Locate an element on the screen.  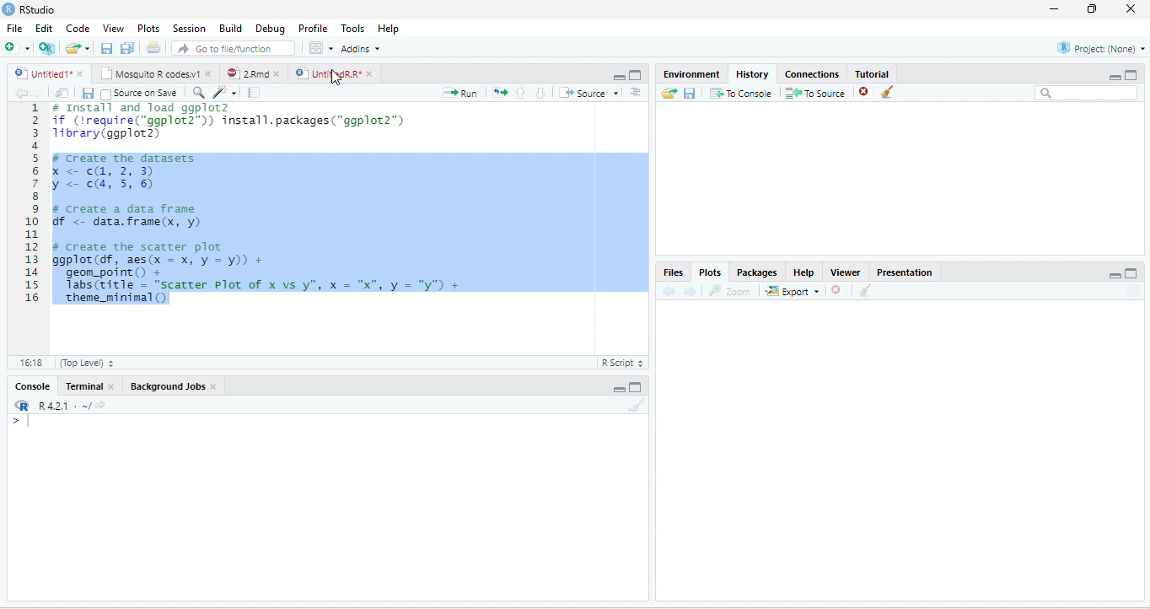
Help is located at coordinates (390, 28).